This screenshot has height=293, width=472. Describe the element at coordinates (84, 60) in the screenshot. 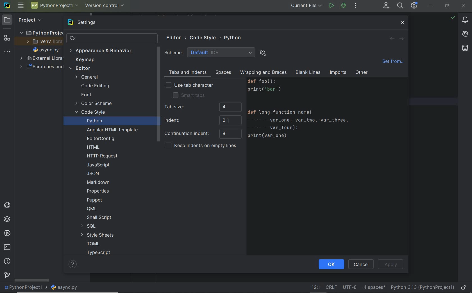

I see `Keymap` at that location.